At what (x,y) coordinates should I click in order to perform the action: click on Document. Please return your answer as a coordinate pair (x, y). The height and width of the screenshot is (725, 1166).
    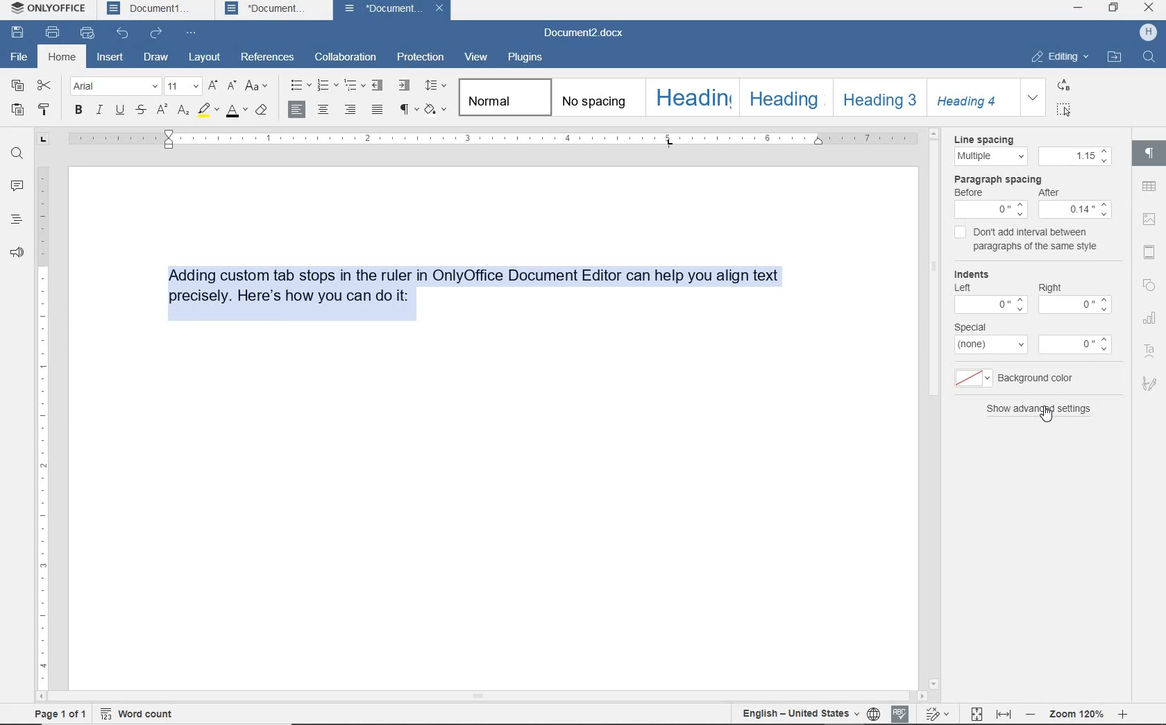
    Looking at the image, I should click on (386, 10).